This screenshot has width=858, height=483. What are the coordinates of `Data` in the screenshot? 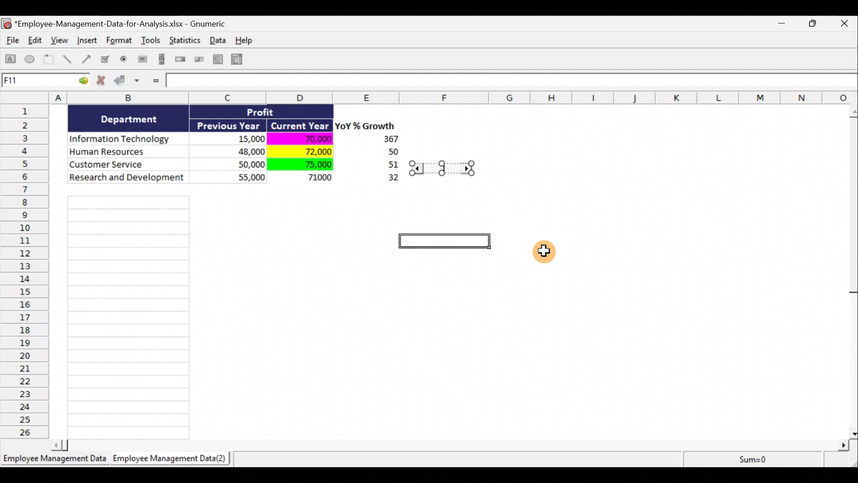 It's located at (220, 40).